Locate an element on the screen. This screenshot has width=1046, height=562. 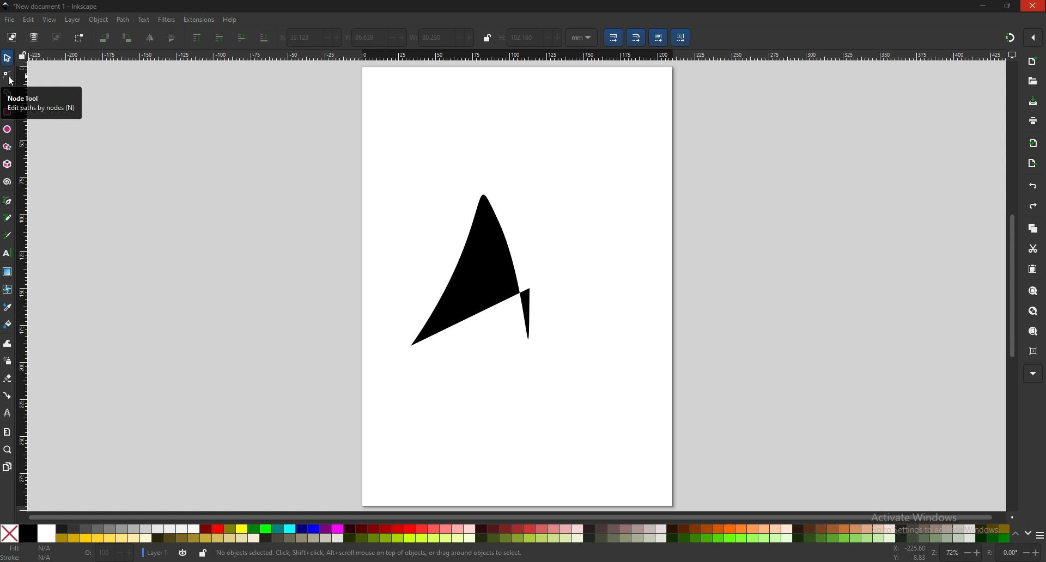
open is located at coordinates (1033, 81).